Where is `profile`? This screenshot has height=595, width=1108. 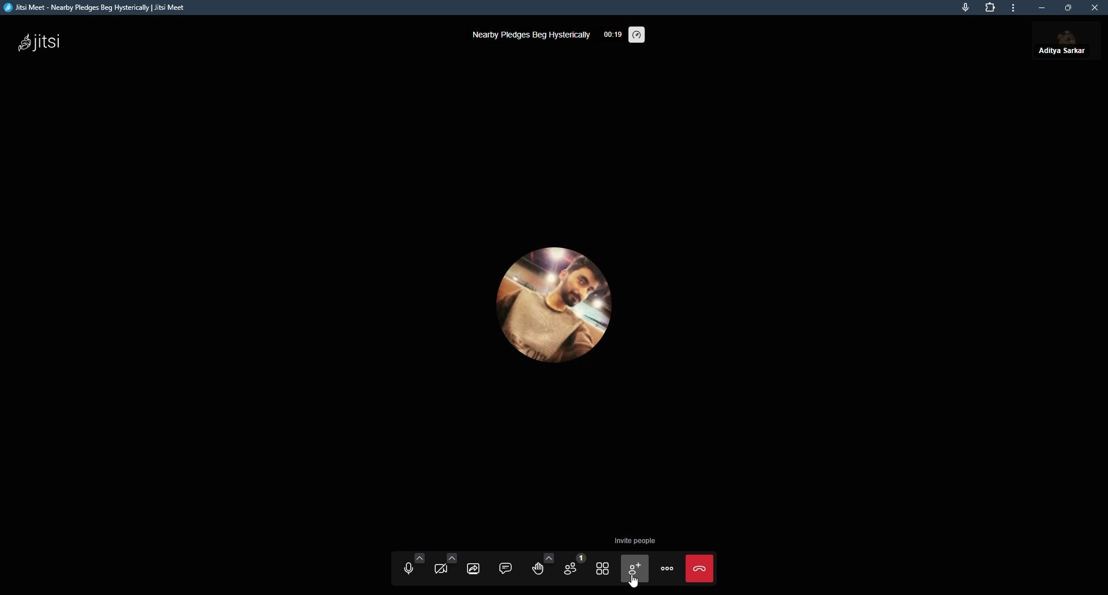 profile is located at coordinates (1062, 42).